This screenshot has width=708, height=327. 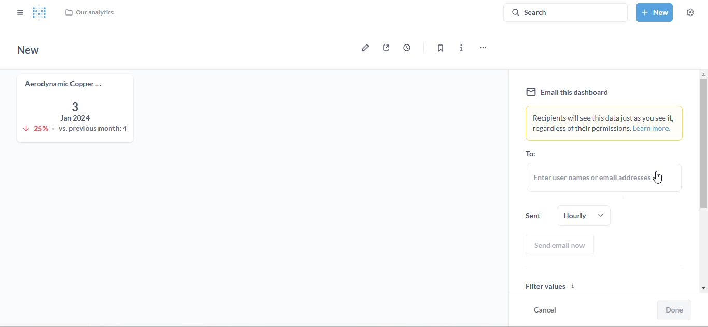 I want to click on to: , so click(x=531, y=154).